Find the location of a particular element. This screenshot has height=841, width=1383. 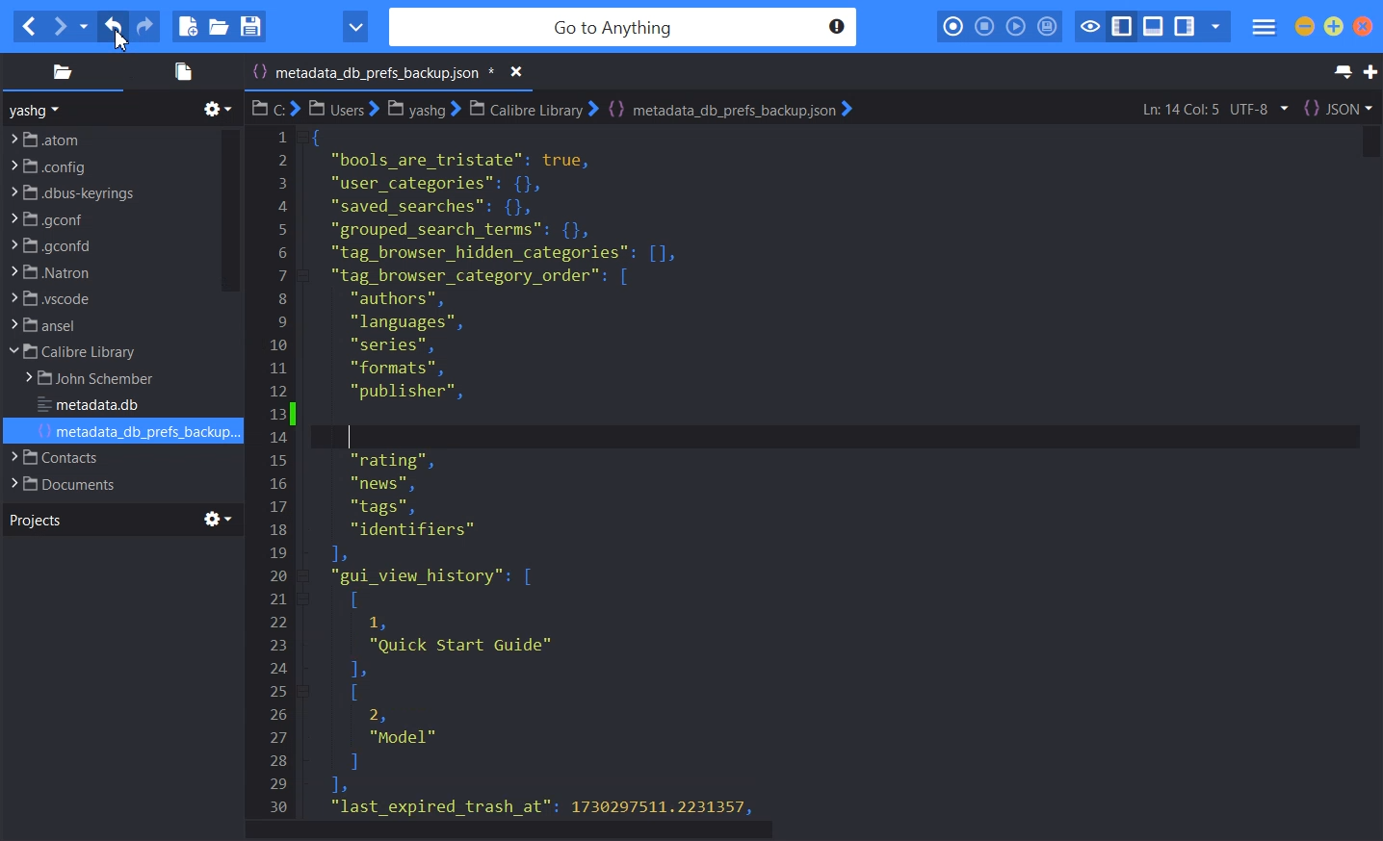

Open files is located at coordinates (180, 71).